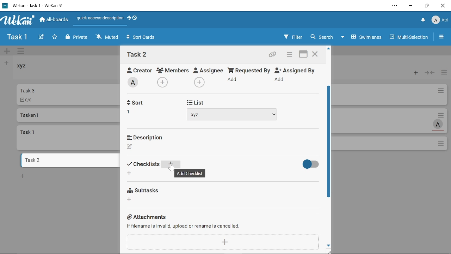 The width and height of the screenshot is (451, 254). I want to click on Close, so click(443, 6).